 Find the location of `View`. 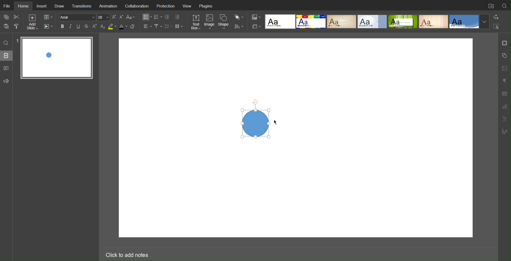

View is located at coordinates (189, 6).